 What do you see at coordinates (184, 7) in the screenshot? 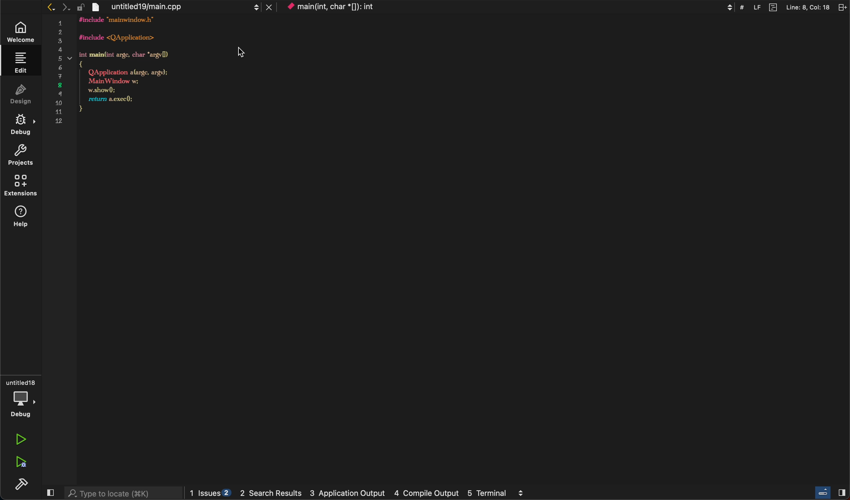
I see `file tab` at bounding box center [184, 7].